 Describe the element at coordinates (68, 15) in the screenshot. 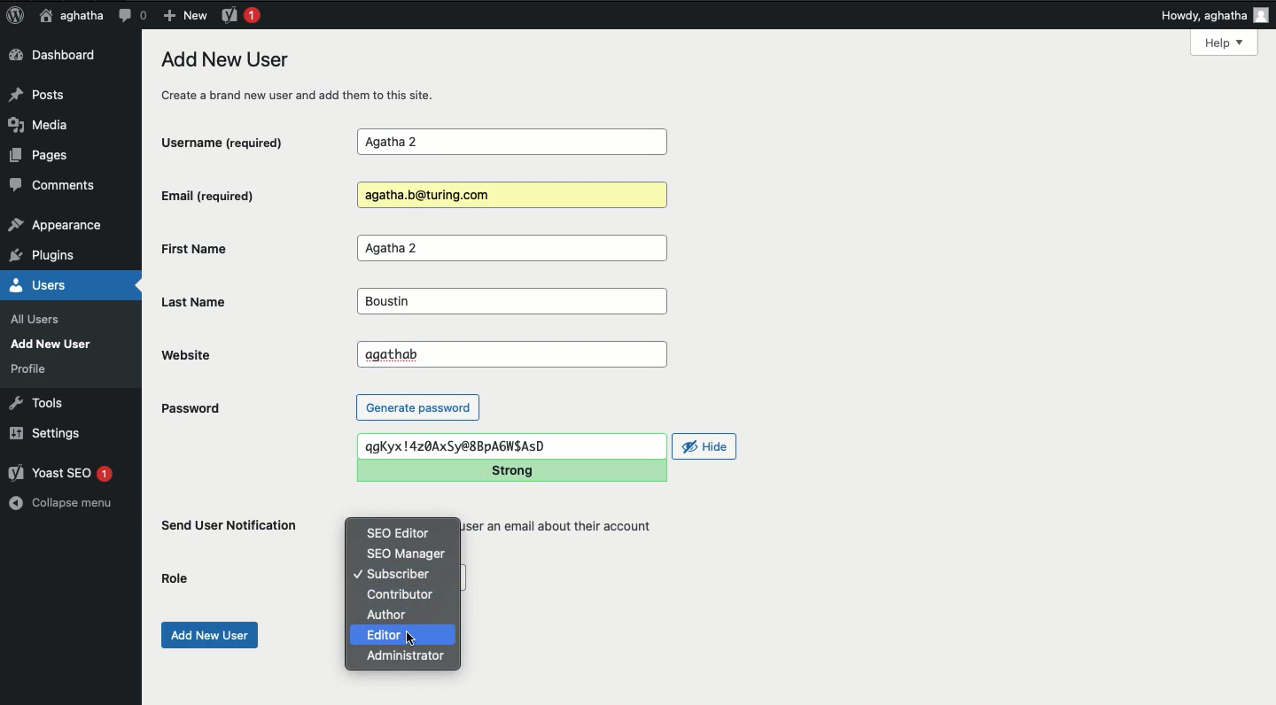

I see `aghatha` at that location.